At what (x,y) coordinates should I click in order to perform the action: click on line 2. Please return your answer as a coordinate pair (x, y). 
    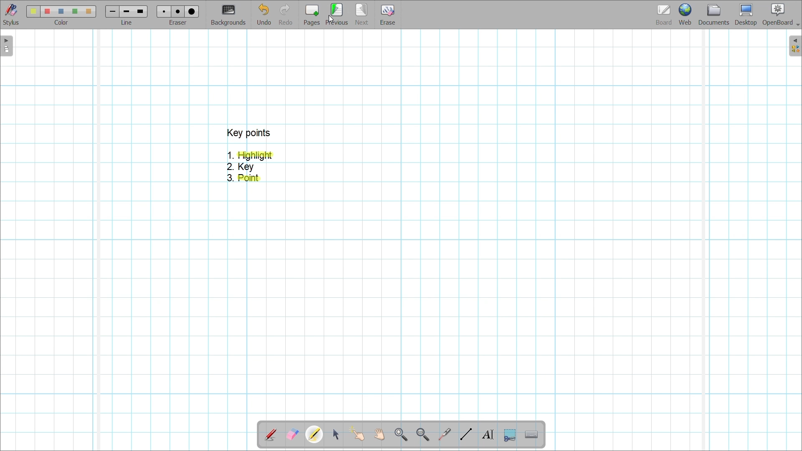
    Looking at the image, I should click on (125, 12).